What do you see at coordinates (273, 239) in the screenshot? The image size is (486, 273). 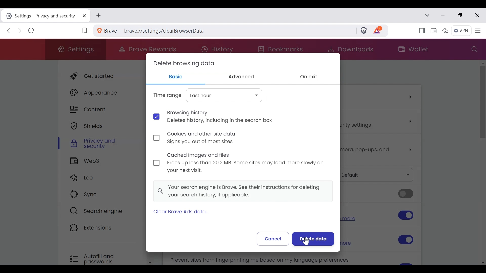 I see `Cancel` at bounding box center [273, 239].